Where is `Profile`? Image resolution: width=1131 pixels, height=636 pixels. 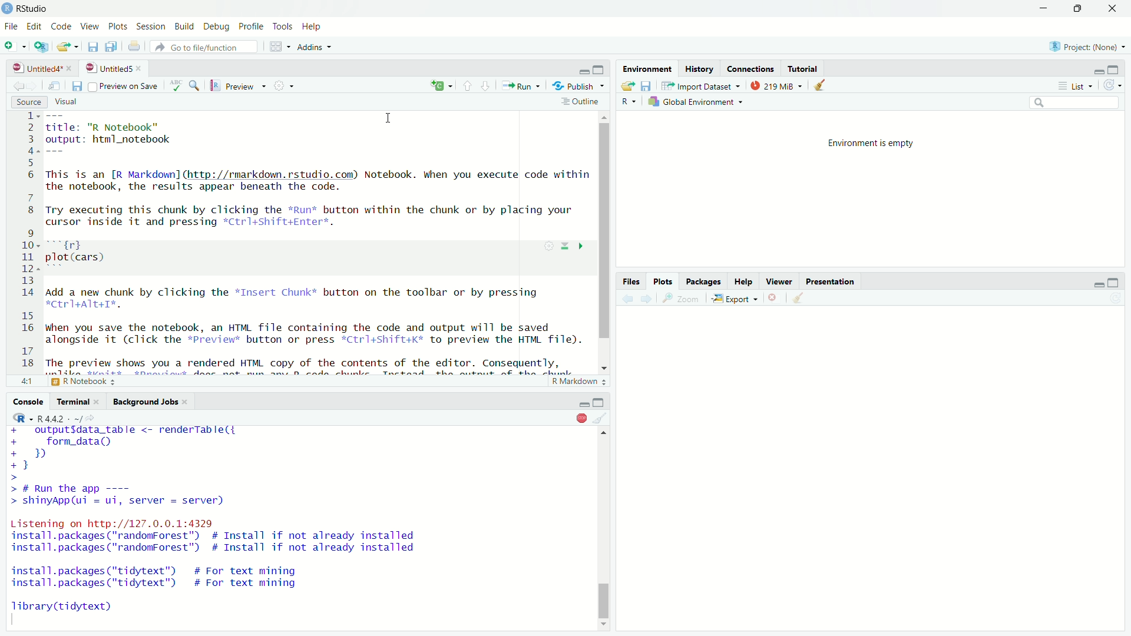
Profile is located at coordinates (250, 27).